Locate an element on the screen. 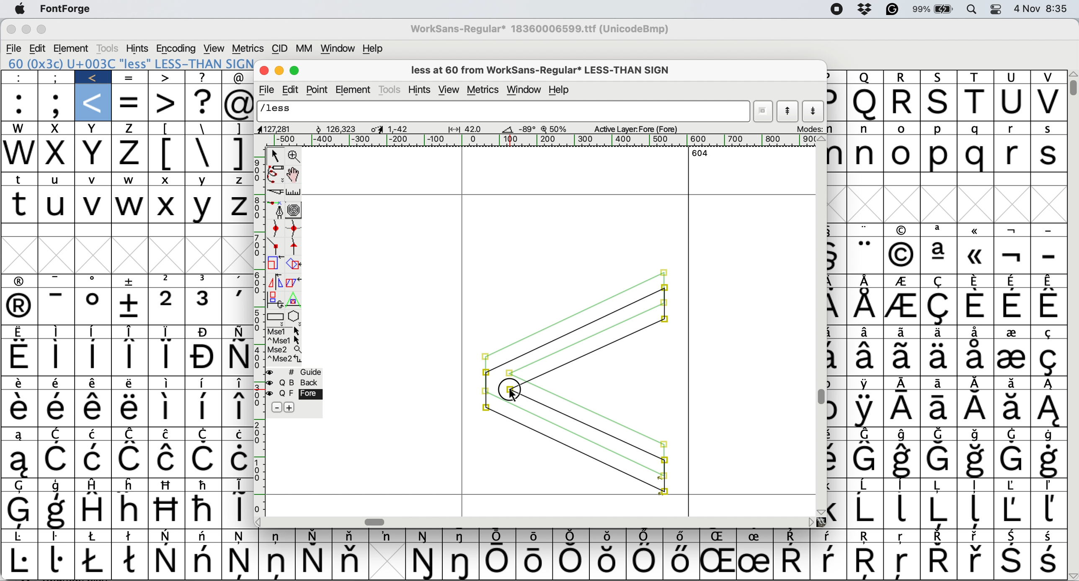  Symbol is located at coordinates (1012, 282).